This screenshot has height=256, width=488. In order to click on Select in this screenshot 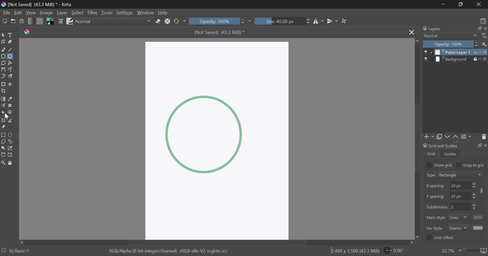, I will do `click(3, 35)`.